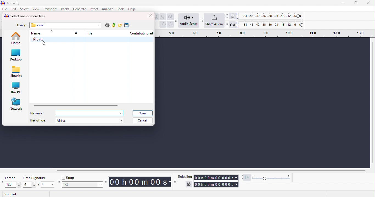 Image resolution: width=375 pixels, height=197 pixels. Describe the element at coordinates (12, 3) in the screenshot. I see `title` at that location.